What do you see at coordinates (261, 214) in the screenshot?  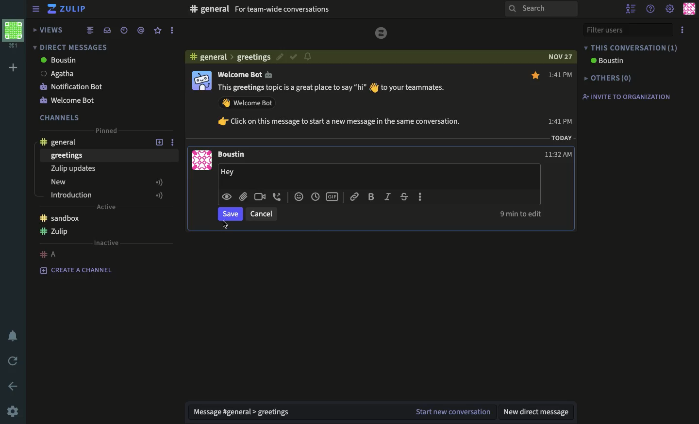 I see `cancel` at bounding box center [261, 214].